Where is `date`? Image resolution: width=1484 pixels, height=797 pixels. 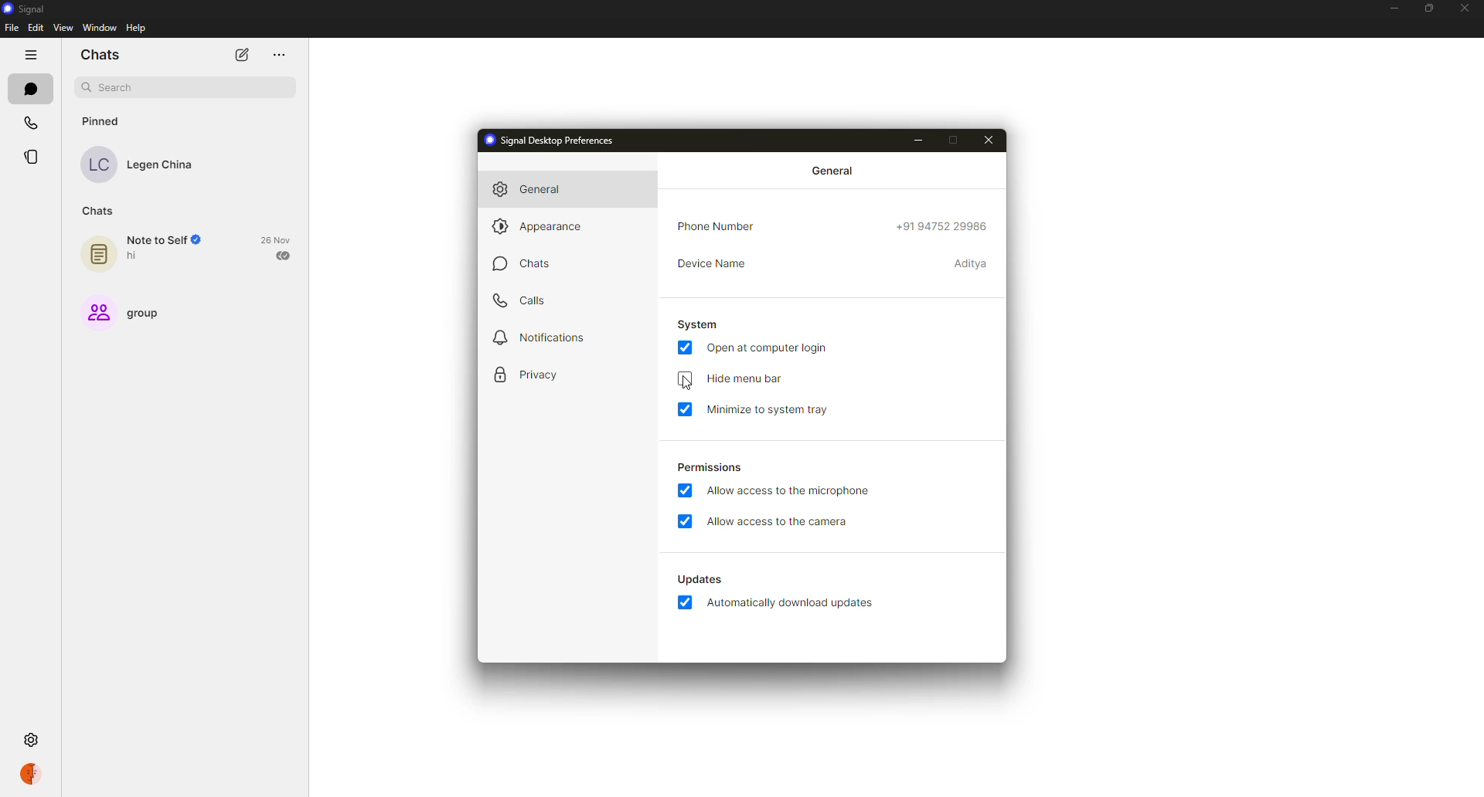 date is located at coordinates (278, 239).